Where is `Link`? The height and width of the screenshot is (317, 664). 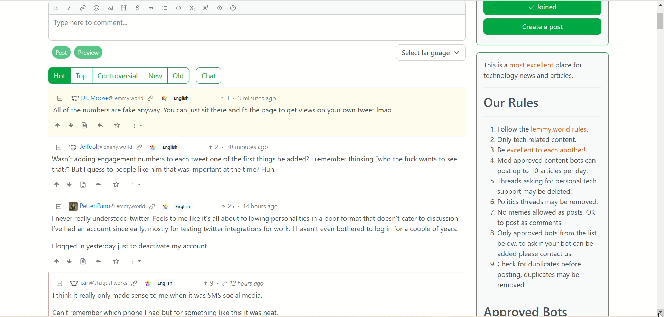
Link is located at coordinates (148, 283).